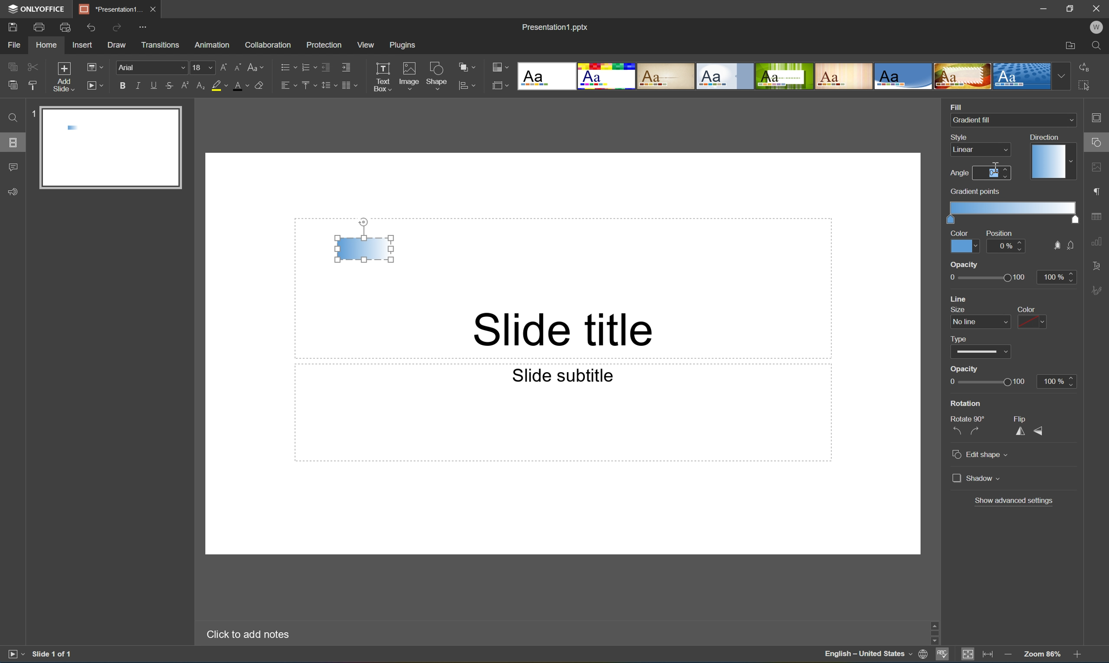  What do you see at coordinates (961, 298) in the screenshot?
I see `line` at bounding box center [961, 298].